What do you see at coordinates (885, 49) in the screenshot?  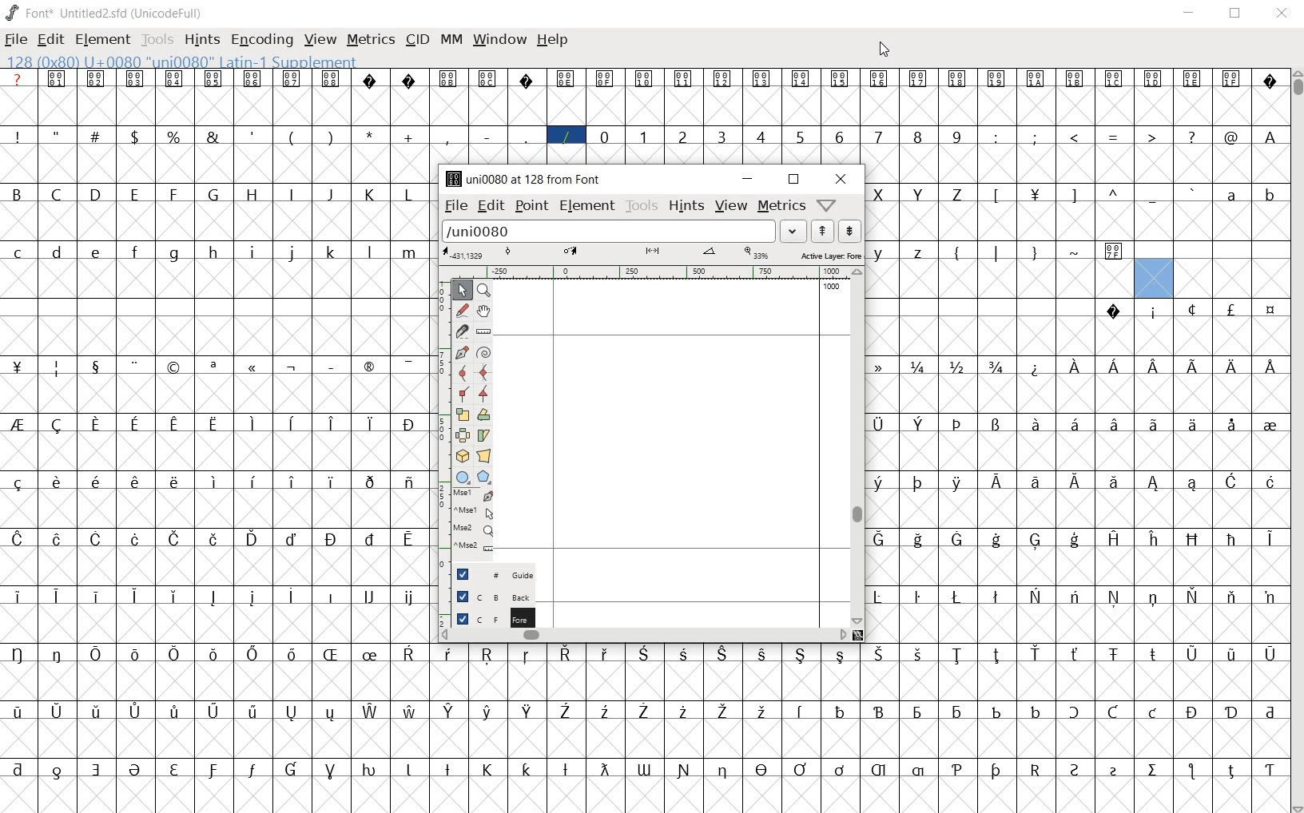 I see `CURSOR` at bounding box center [885, 49].